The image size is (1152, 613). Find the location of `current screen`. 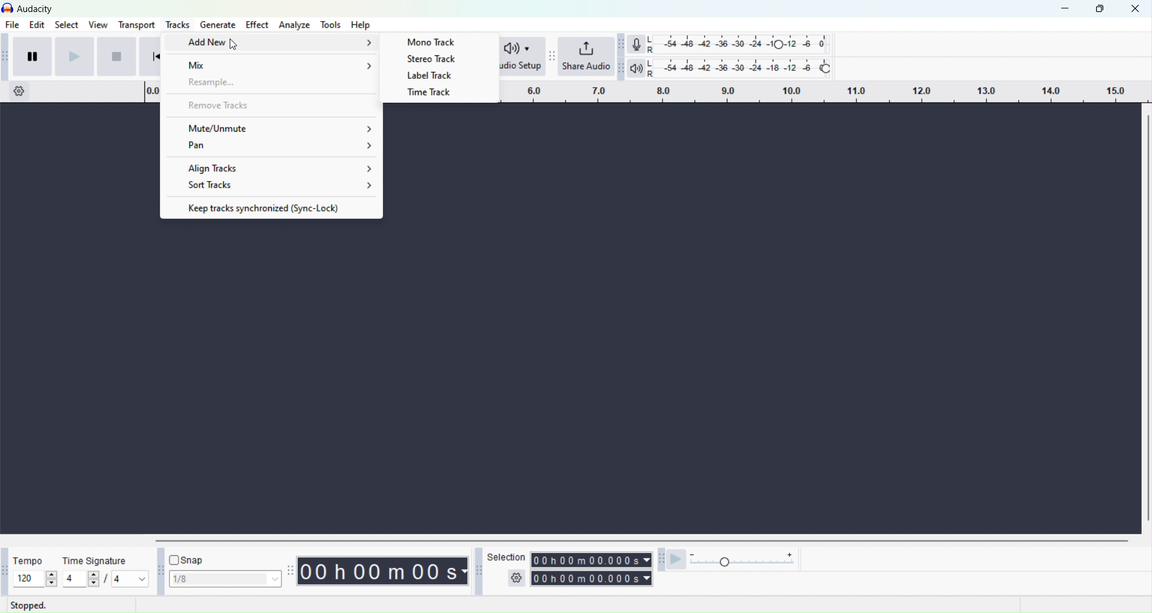

current screen is located at coordinates (562, 378).